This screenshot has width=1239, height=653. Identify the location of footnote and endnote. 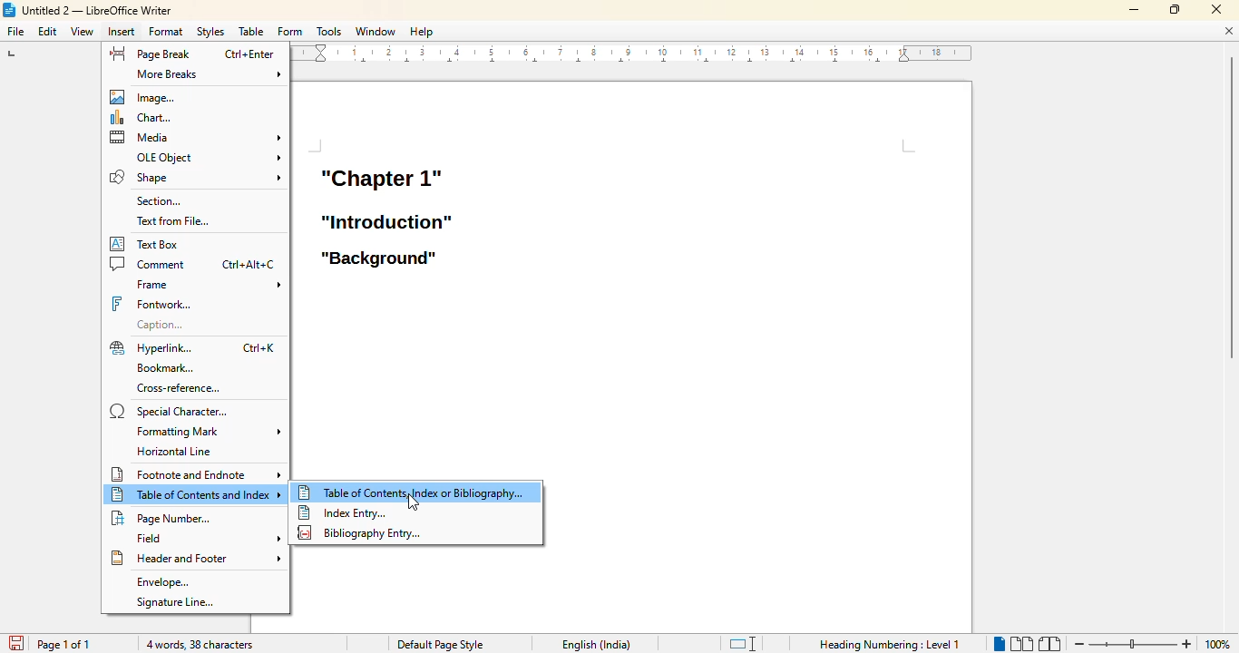
(198, 474).